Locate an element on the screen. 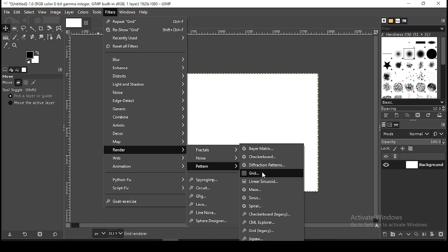 This screenshot has width=448, height=252. colors is located at coordinates (83, 13).